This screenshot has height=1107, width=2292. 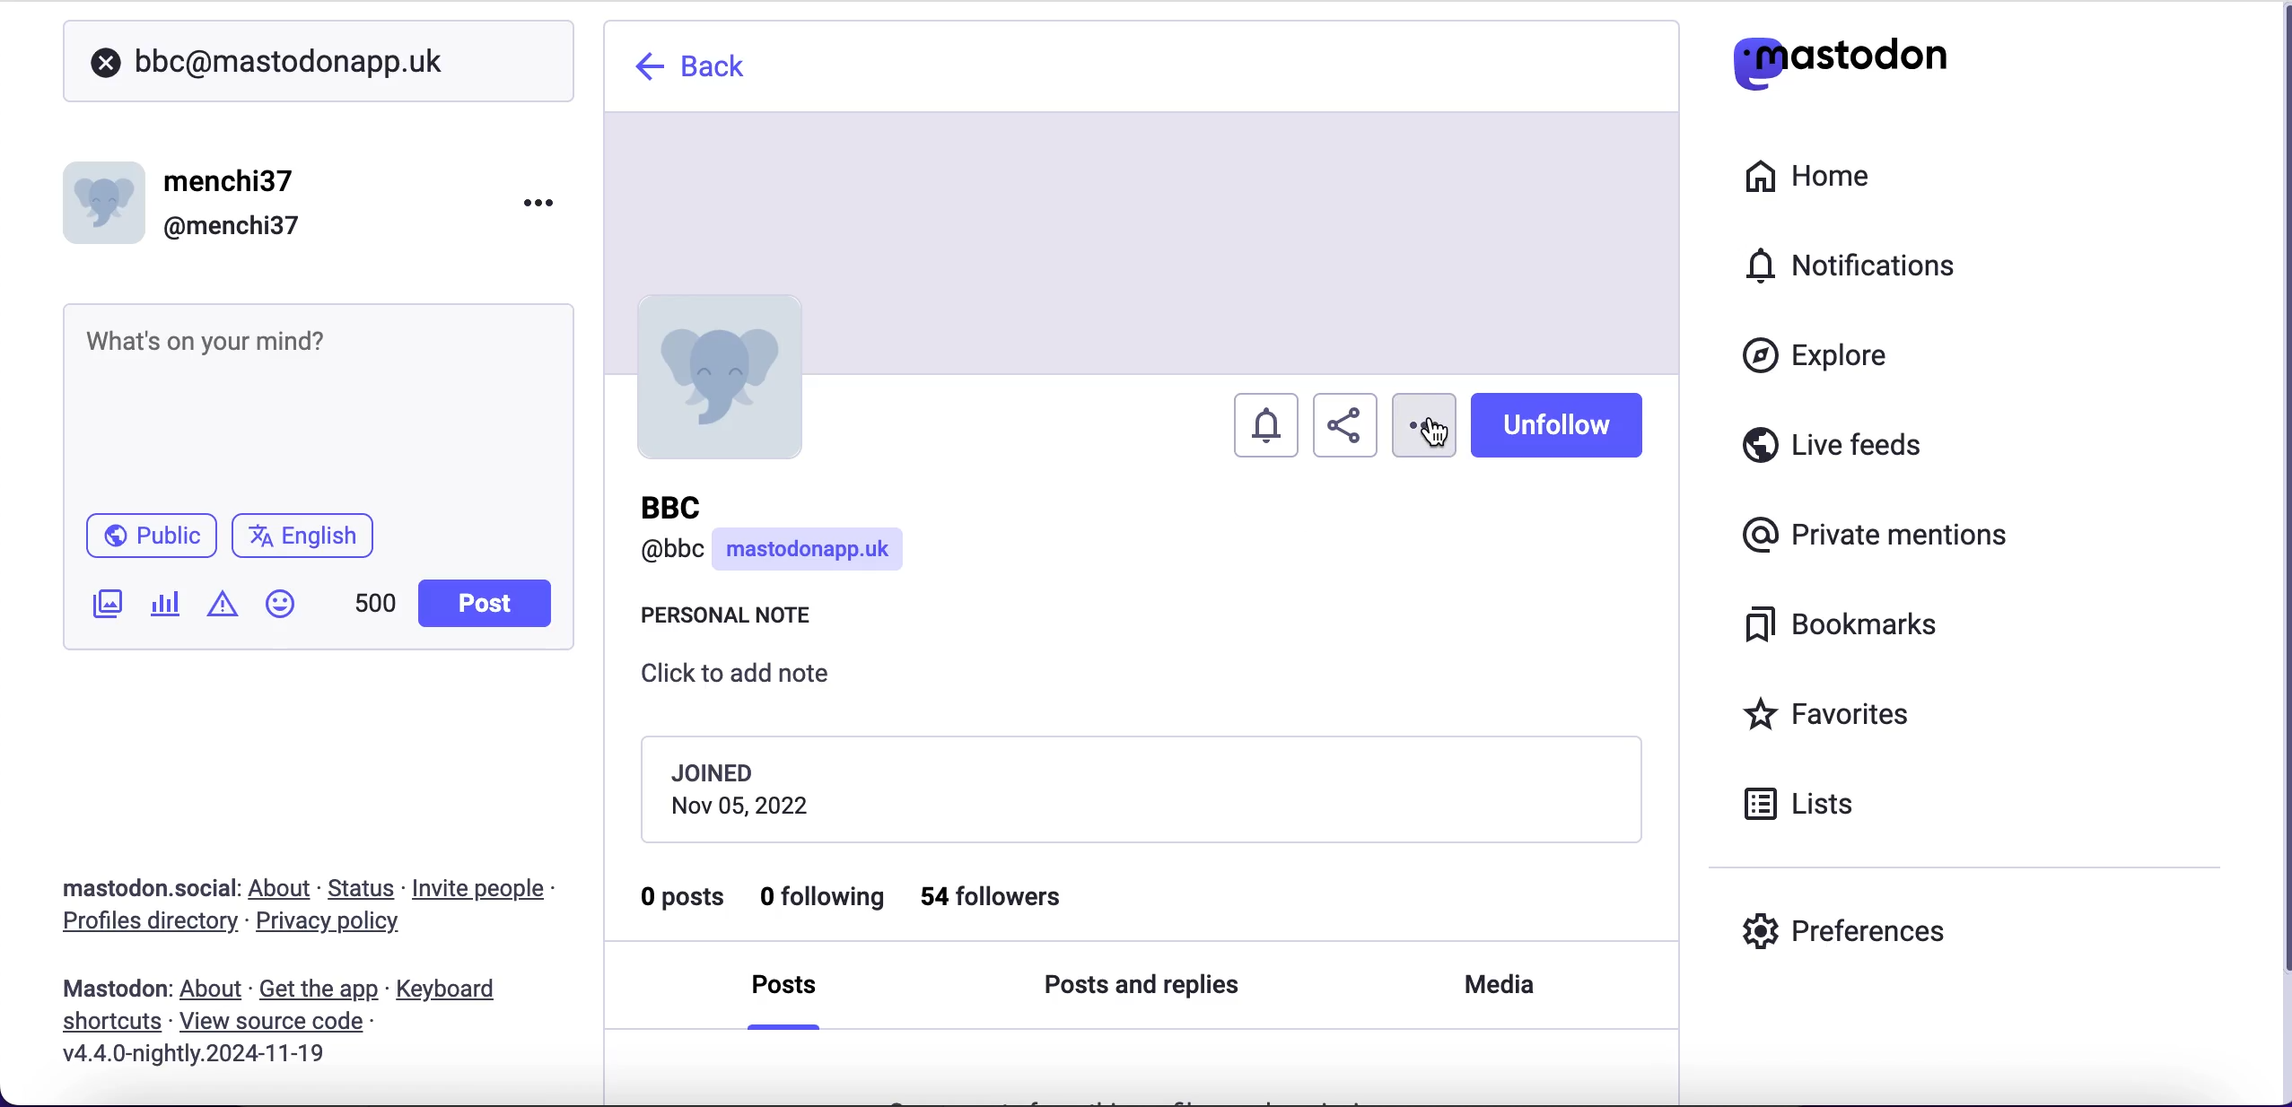 I want to click on cursor, so click(x=1429, y=436).